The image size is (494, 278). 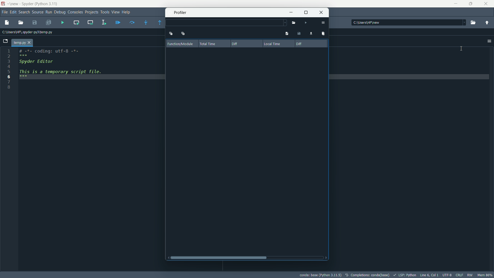 What do you see at coordinates (461, 49) in the screenshot?
I see `cursor` at bounding box center [461, 49].